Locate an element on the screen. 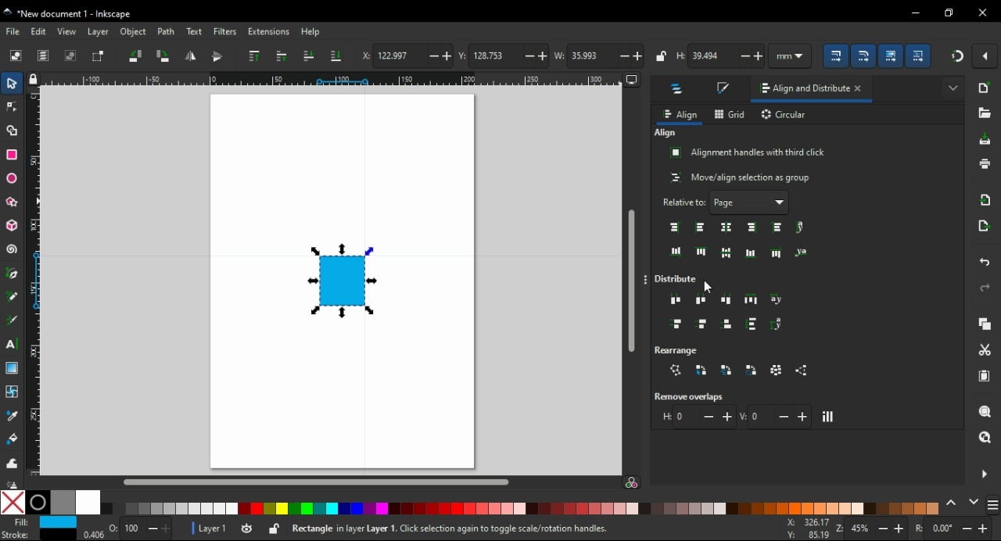  rotate object 90 CCW is located at coordinates (135, 56).